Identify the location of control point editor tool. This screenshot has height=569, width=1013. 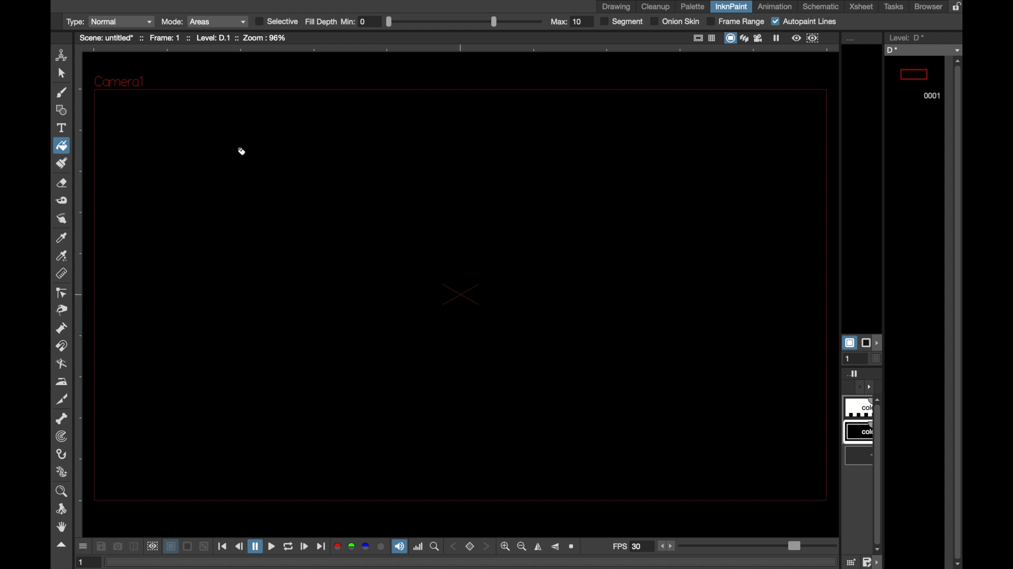
(61, 292).